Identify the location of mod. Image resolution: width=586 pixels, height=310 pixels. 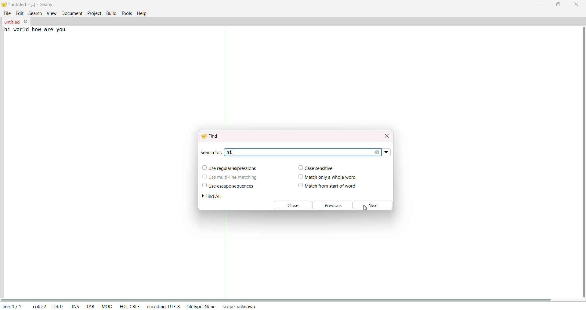
(105, 306).